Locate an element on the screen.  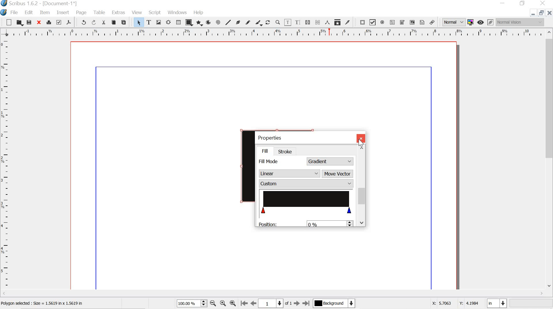
text frame is located at coordinates (149, 22).